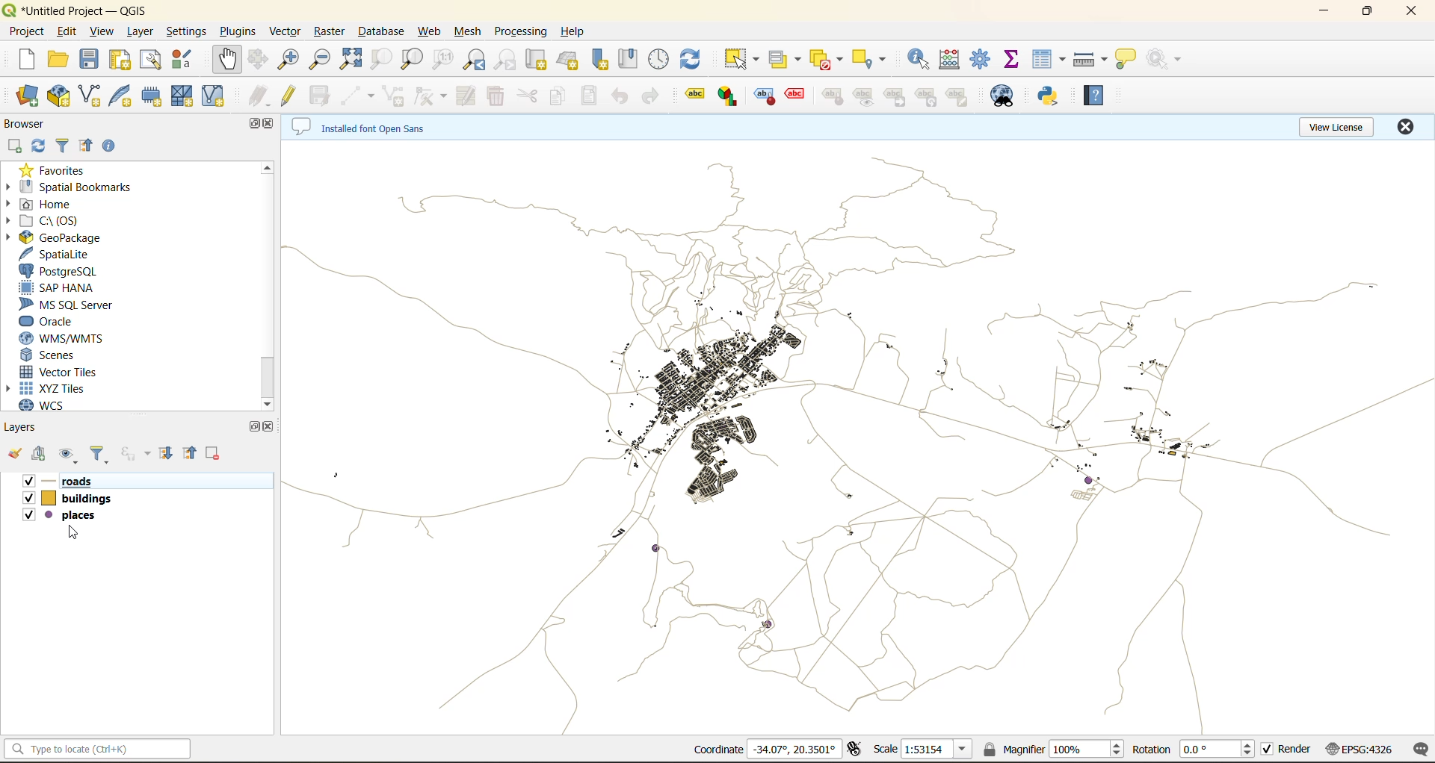 The width and height of the screenshot is (1435, 763). What do you see at coordinates (194, 453) in the screenshot?
I see `collapse all` at bounding box center [194, 453].